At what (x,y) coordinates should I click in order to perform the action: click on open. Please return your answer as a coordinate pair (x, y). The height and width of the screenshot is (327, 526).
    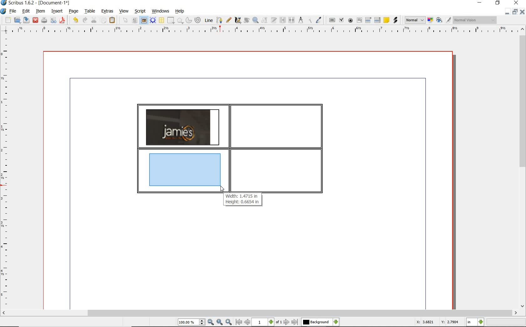
    Looking at the image, I should click on (18, 20).